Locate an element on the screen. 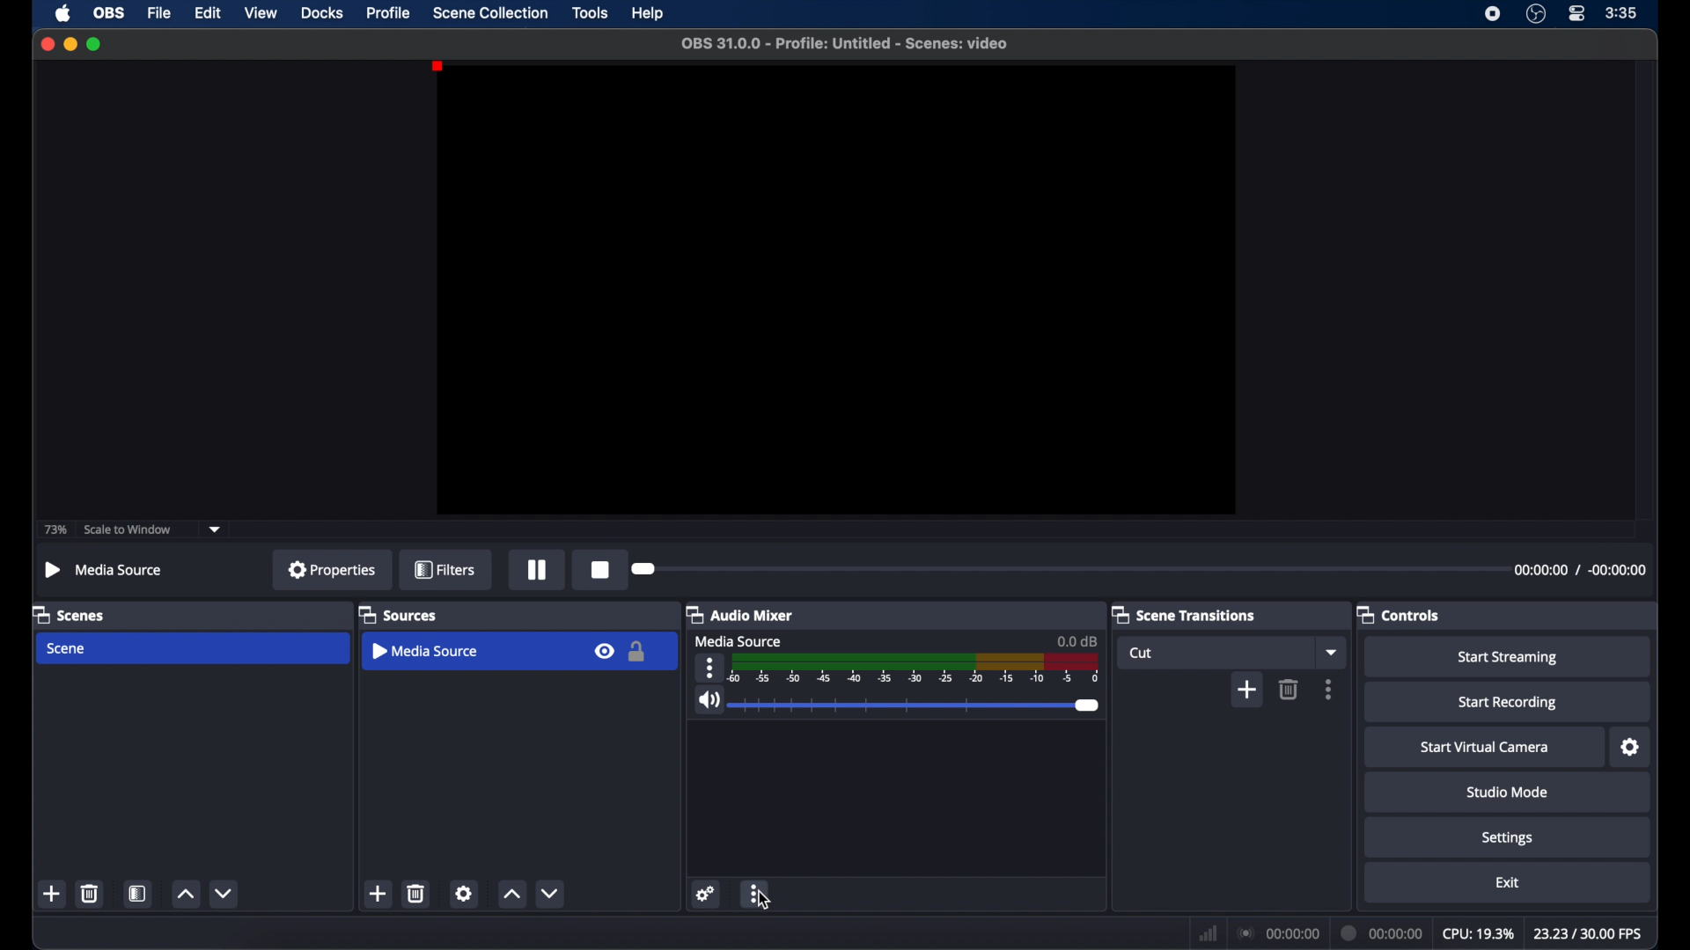 The height and width of the screenshot is (950, 1690). add is located at coordinates (1246, 689).